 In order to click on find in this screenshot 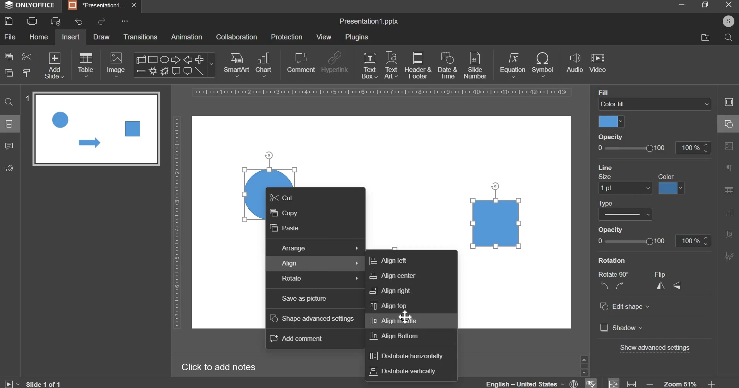, I will do `click(10, 101)`.